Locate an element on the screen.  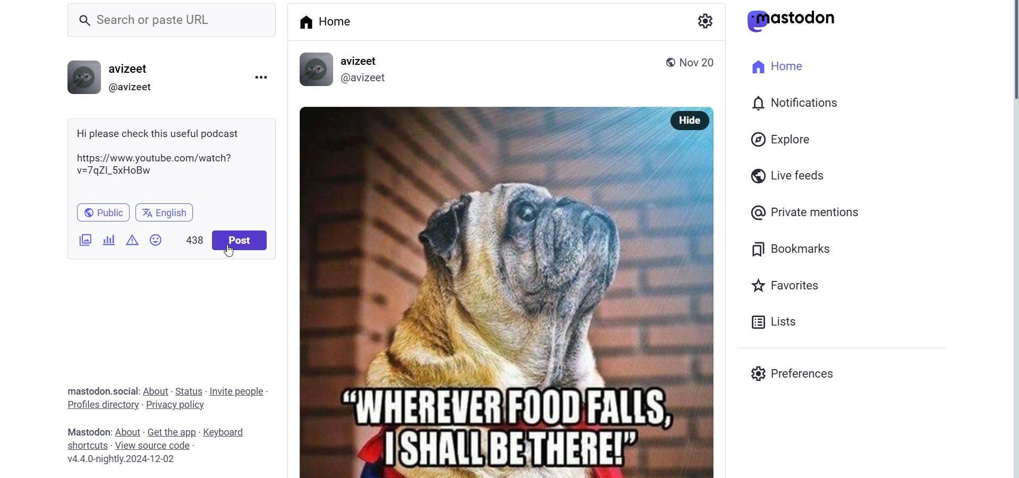
cursor is located at coordinates (228, 252).